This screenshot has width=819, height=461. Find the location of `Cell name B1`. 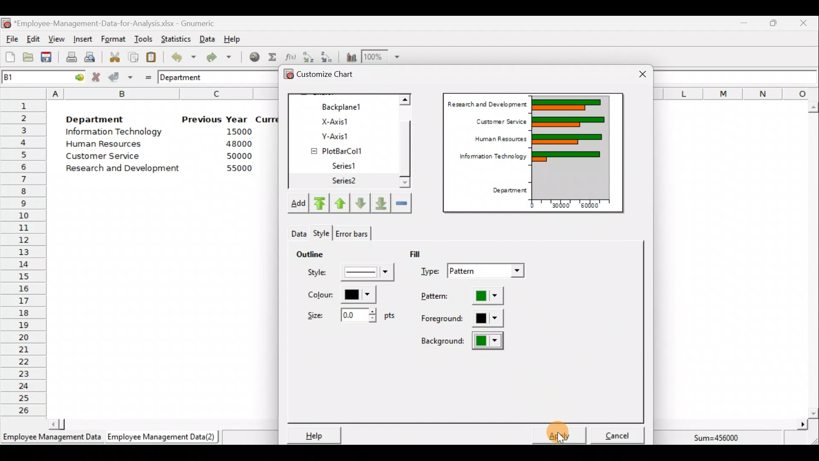

Cell name B1 is located at coordinates (28, 77).